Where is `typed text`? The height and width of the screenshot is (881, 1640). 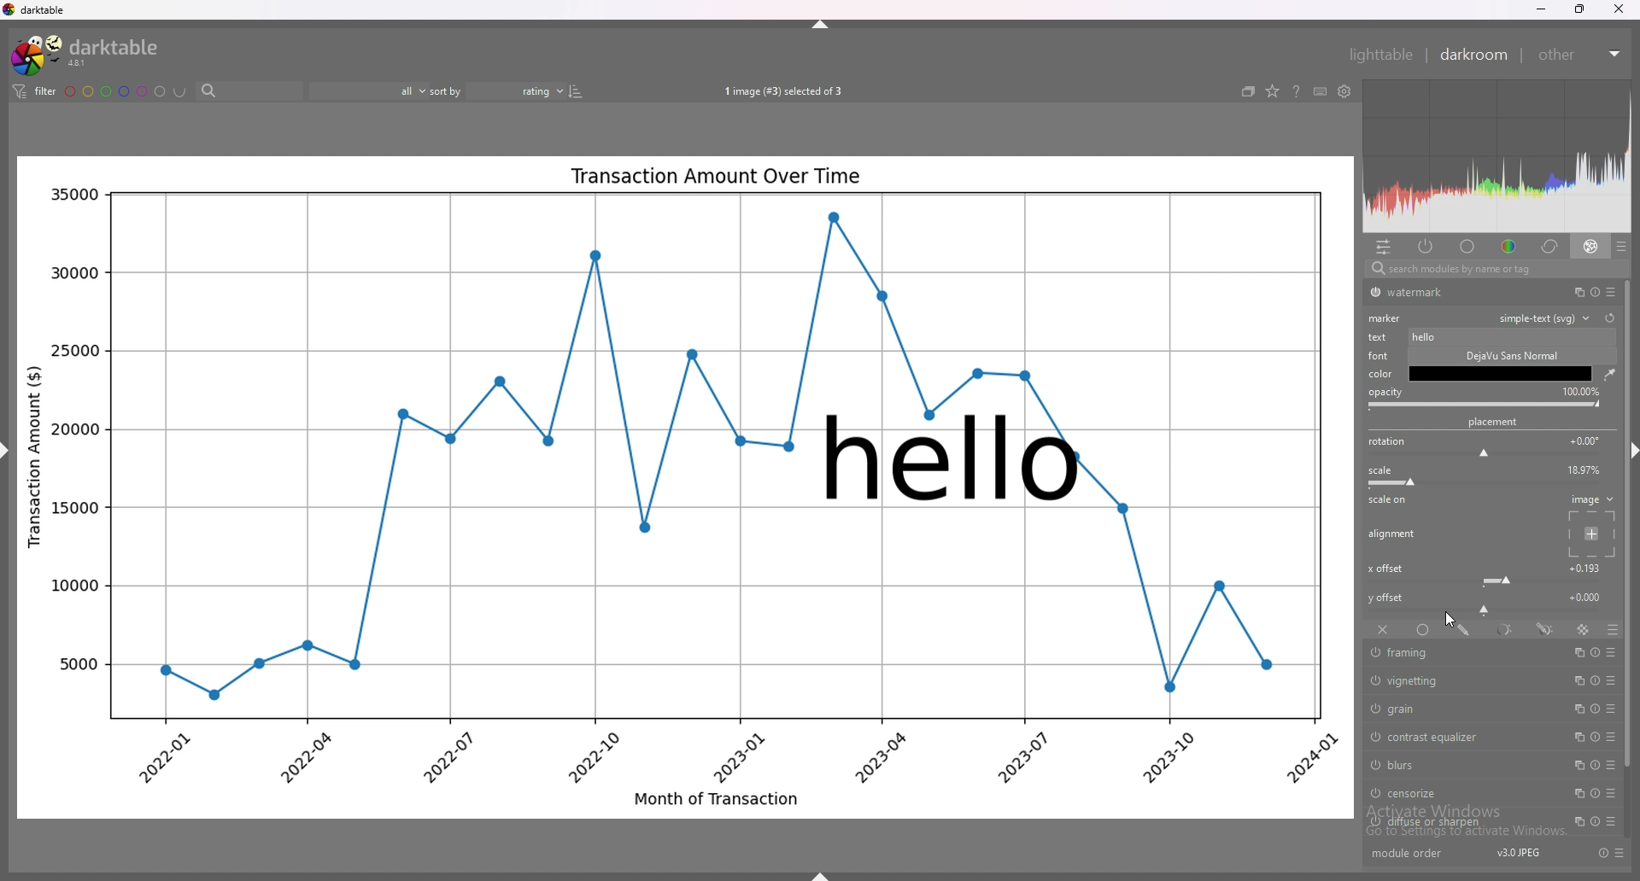 typed text is located at coordinates (1426, 337).